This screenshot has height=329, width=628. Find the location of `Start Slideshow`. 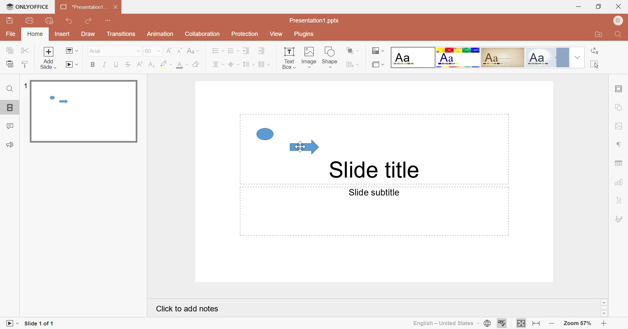

Start Slideshow is located at coordinates (9, 323).